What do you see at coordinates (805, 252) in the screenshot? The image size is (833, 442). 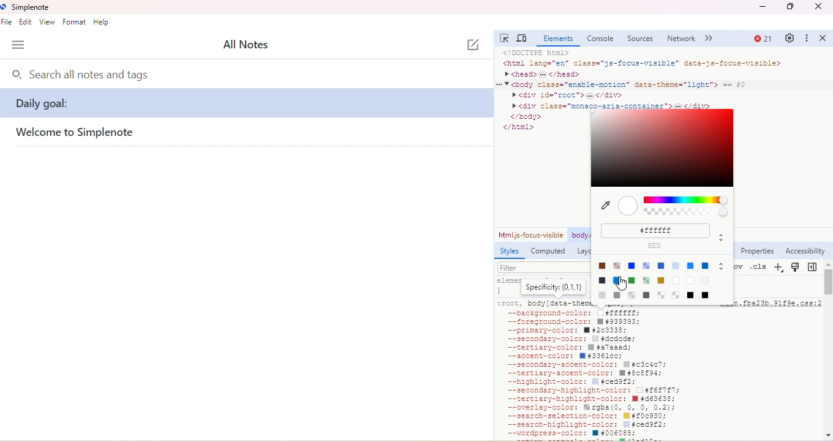 I see `acessibility` at bounding box center [805, 252].